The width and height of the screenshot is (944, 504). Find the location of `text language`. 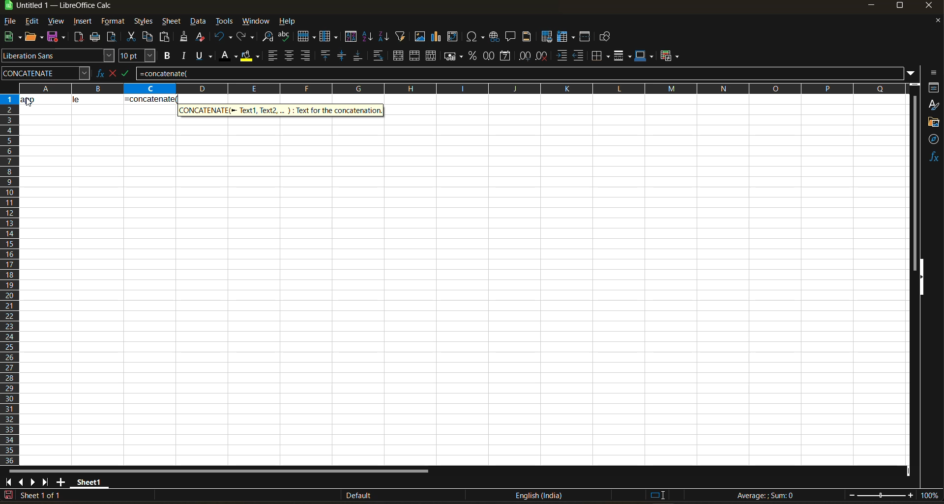

text language is located at coordinates (538, 495).